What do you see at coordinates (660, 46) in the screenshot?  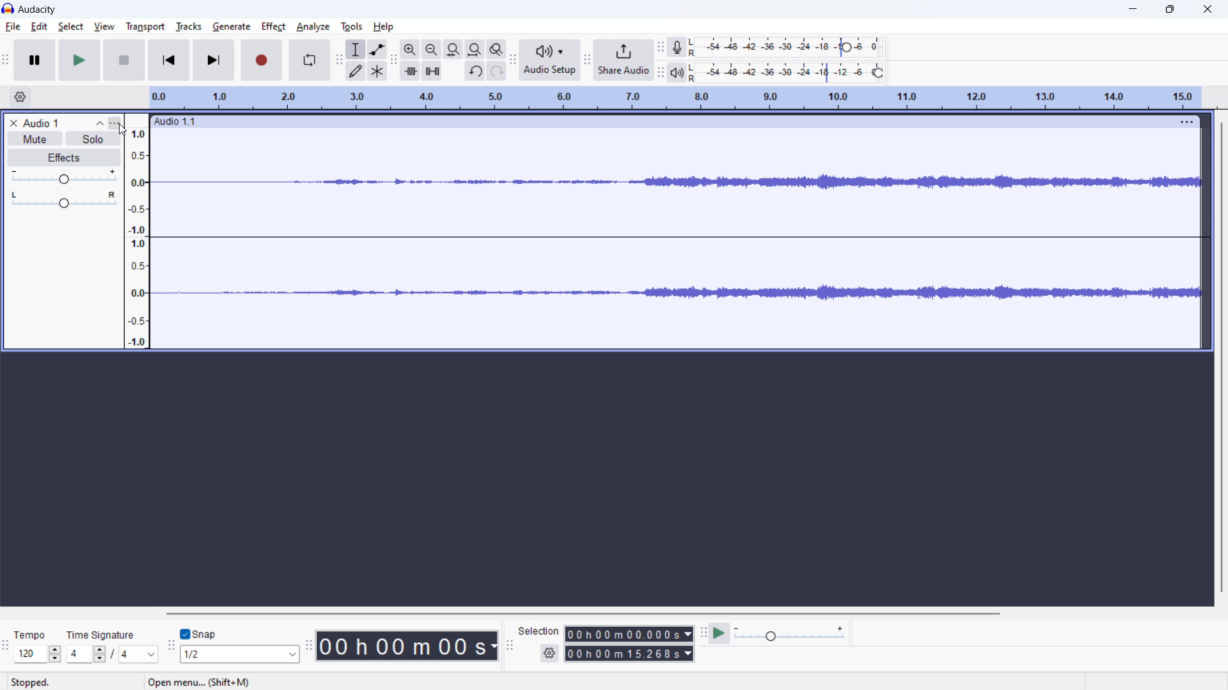 I see `recording meter toolbar` at bounding box center [660, 46].